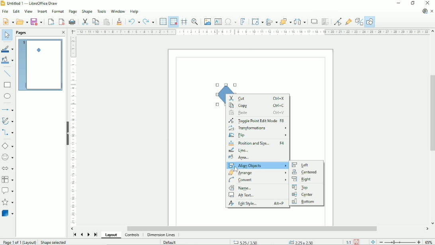 The height and width of the screenshot is (245, 435). I want to click on Curves and polygons, so click(8, 121).